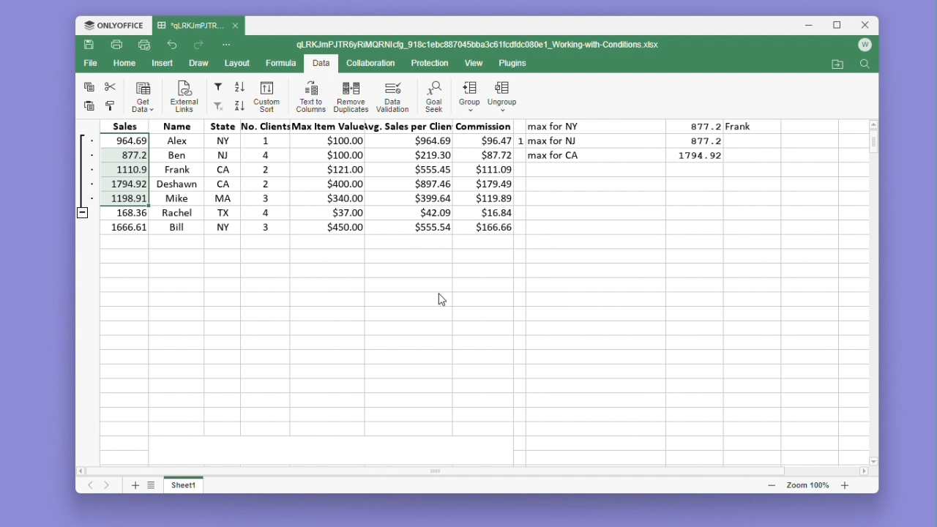 The width and height of the screenshot is (937, 527). I want to click on file name, so click(198, 26).